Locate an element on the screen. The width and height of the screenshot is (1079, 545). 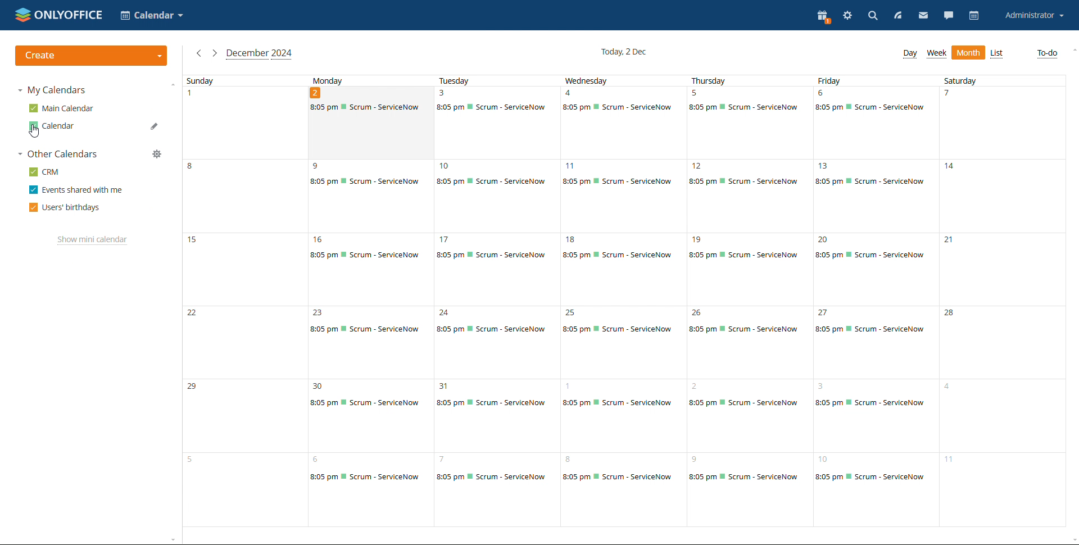
cursor is located at coordinates (37, 133).